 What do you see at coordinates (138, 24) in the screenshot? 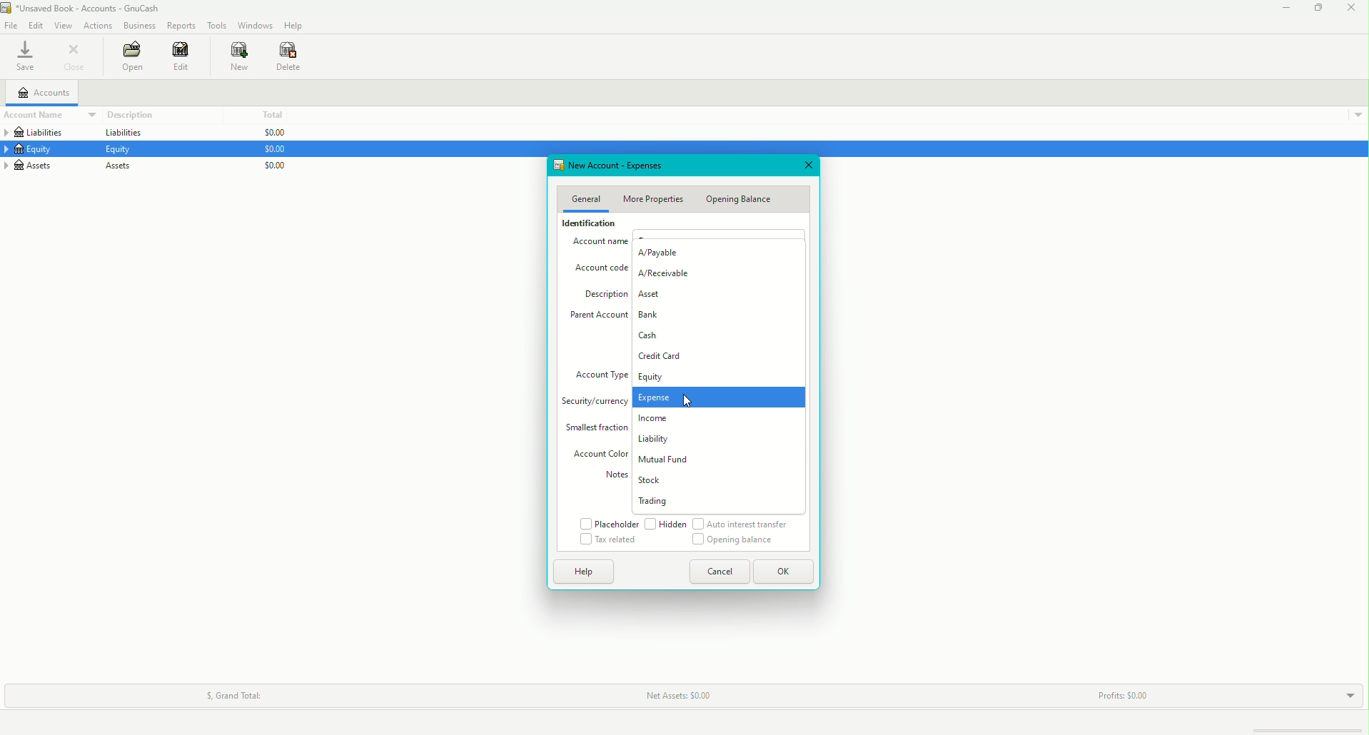
I see `Business` at bounding box center [138, 24].